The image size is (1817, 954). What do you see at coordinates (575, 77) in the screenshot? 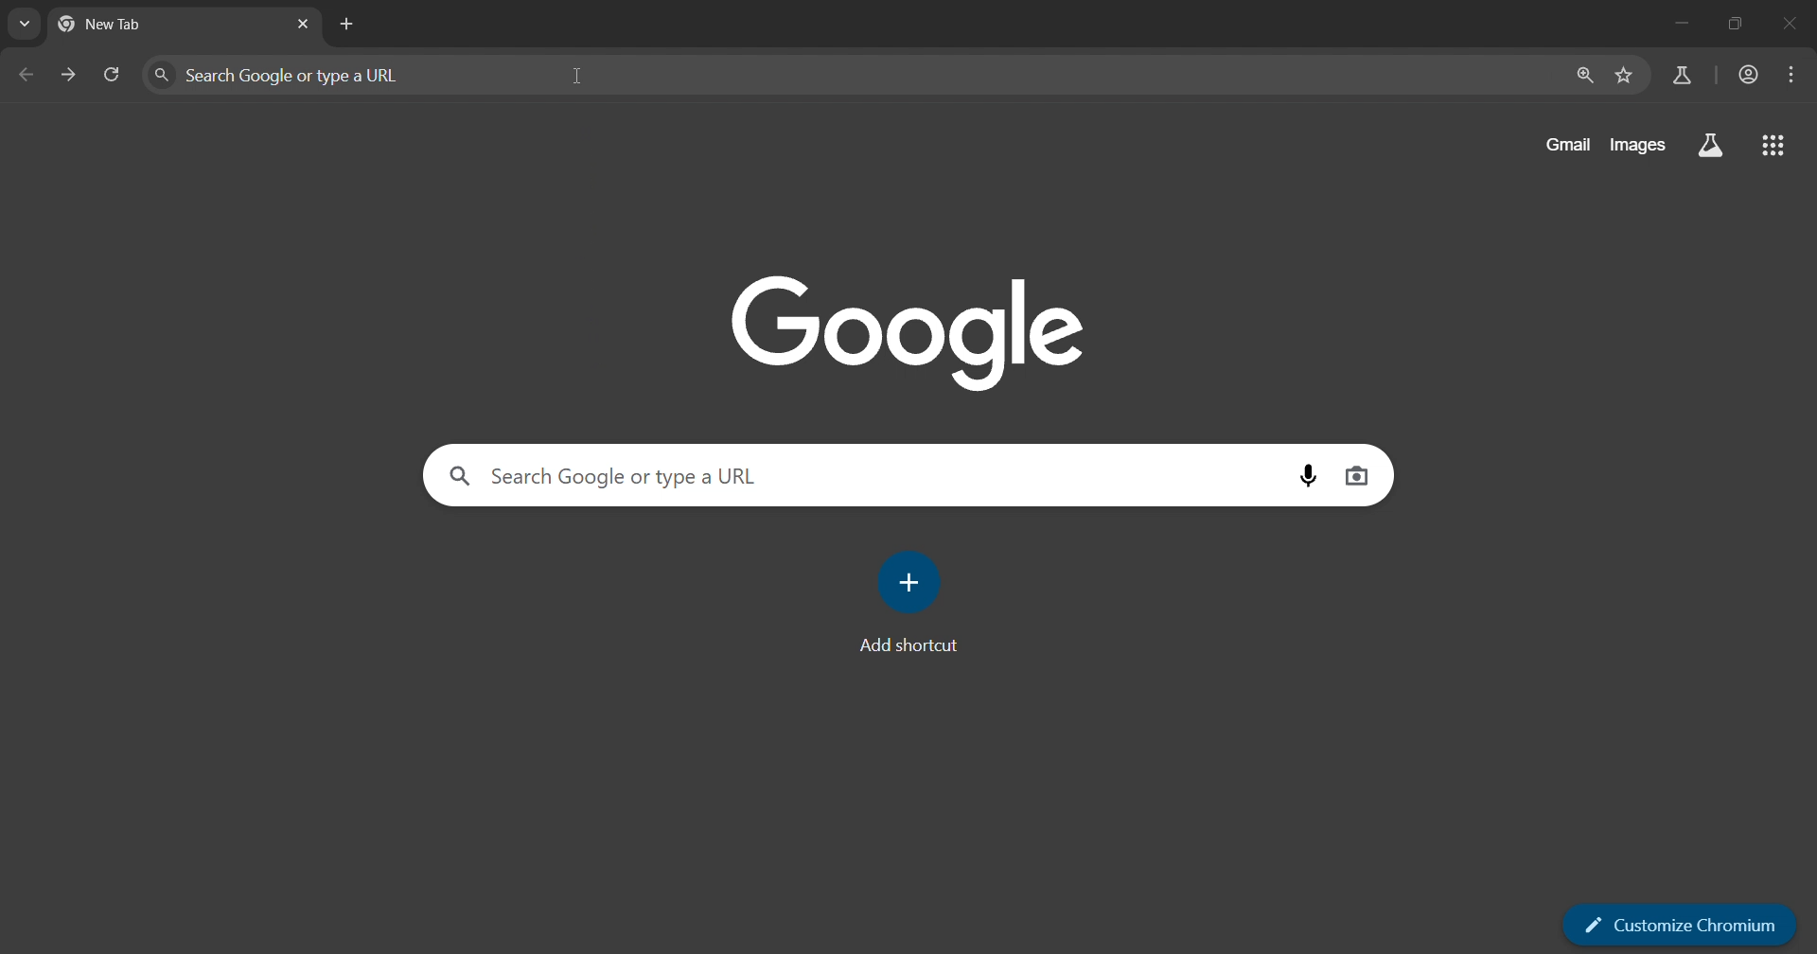
I see `cursor` at bounding box center [575, 77].